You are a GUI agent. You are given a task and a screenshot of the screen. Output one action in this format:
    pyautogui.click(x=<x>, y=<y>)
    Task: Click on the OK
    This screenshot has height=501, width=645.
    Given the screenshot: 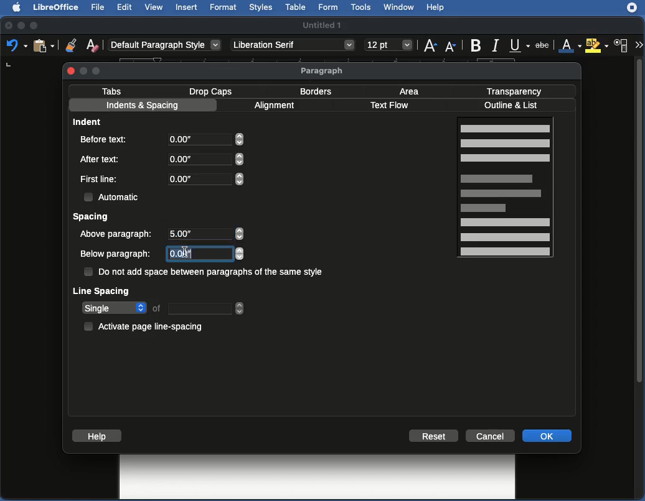 What is the action you would take?
    pyautogui.click(x=548, y=436)
    